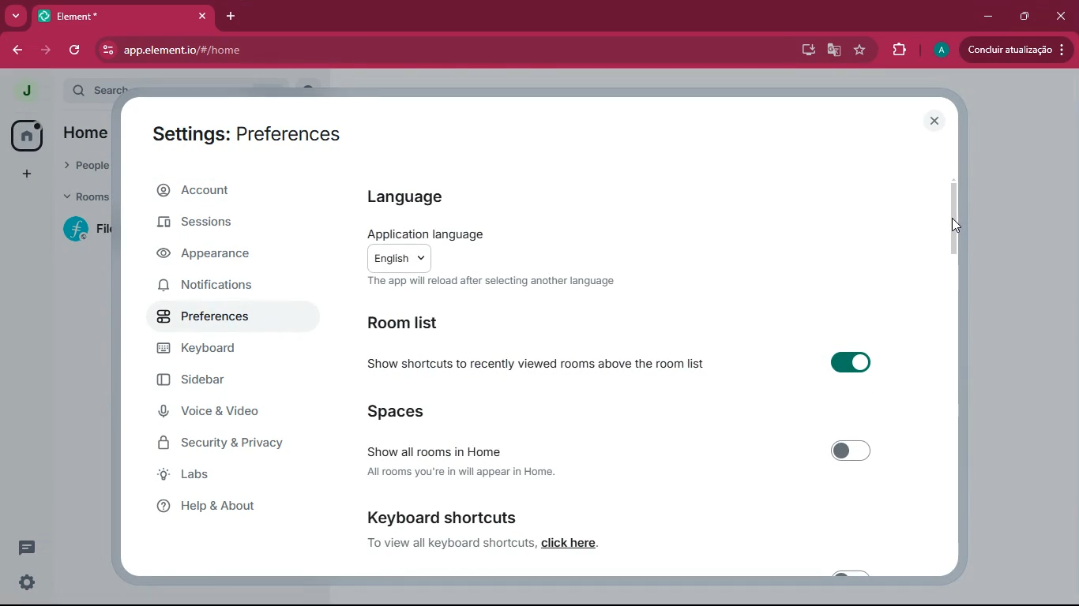  What do you see at coordinates (124, 16) in the screenshot?
I see `tab` at bounding box center [124, 16].